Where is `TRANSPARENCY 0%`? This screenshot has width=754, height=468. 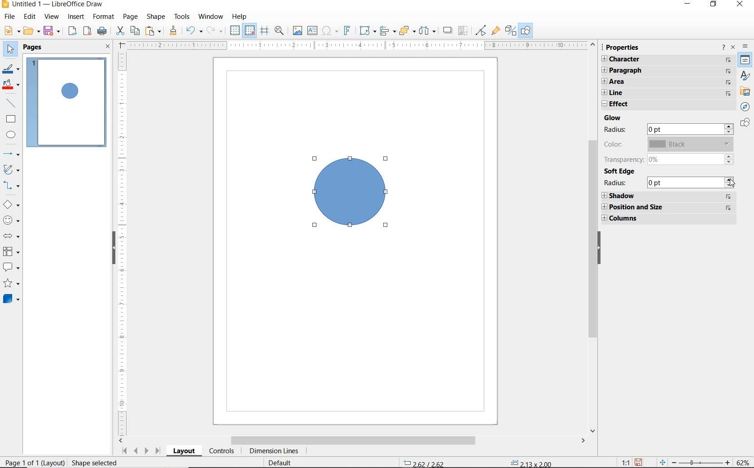
TRANSPARENCY 0% is located at coordinates (662, 159).